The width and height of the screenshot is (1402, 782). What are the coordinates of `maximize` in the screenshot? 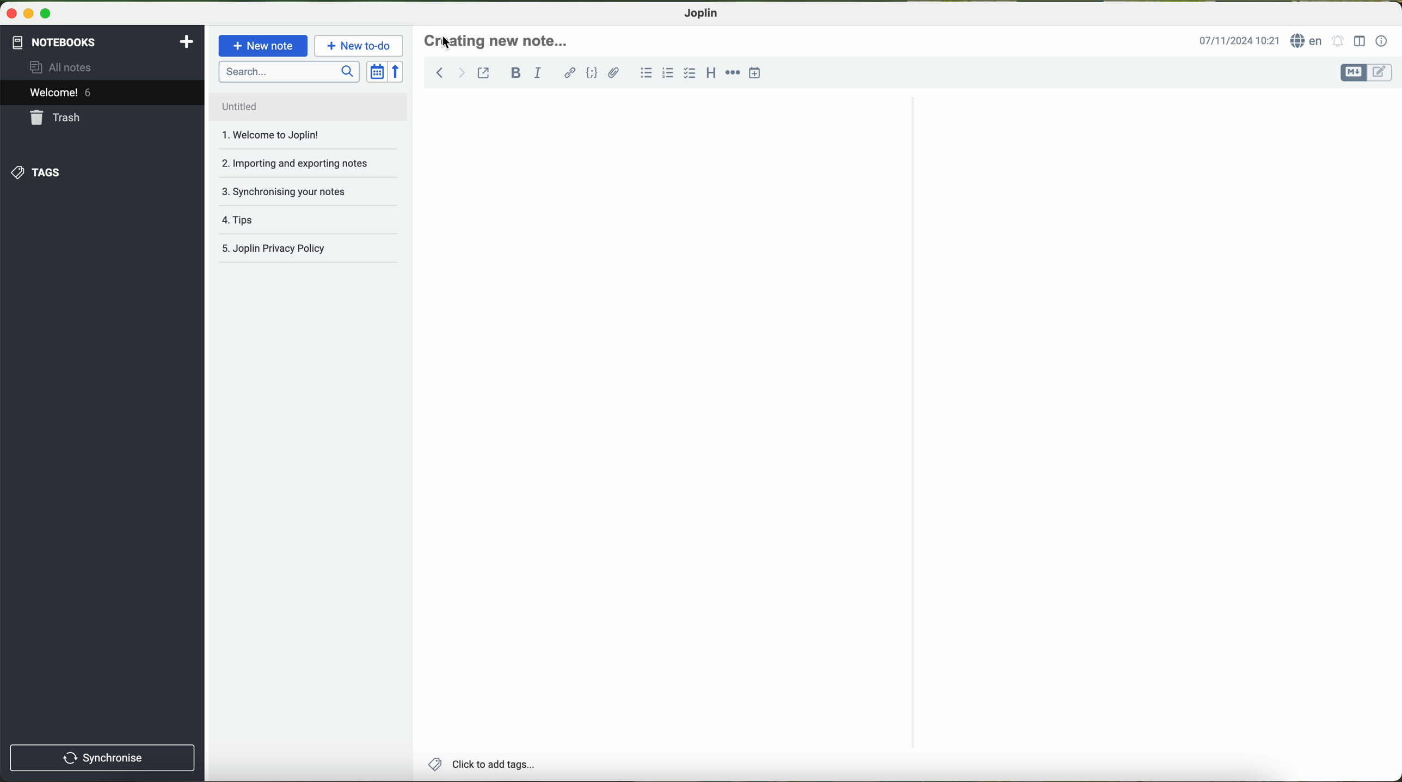 It's located at (46, 13).